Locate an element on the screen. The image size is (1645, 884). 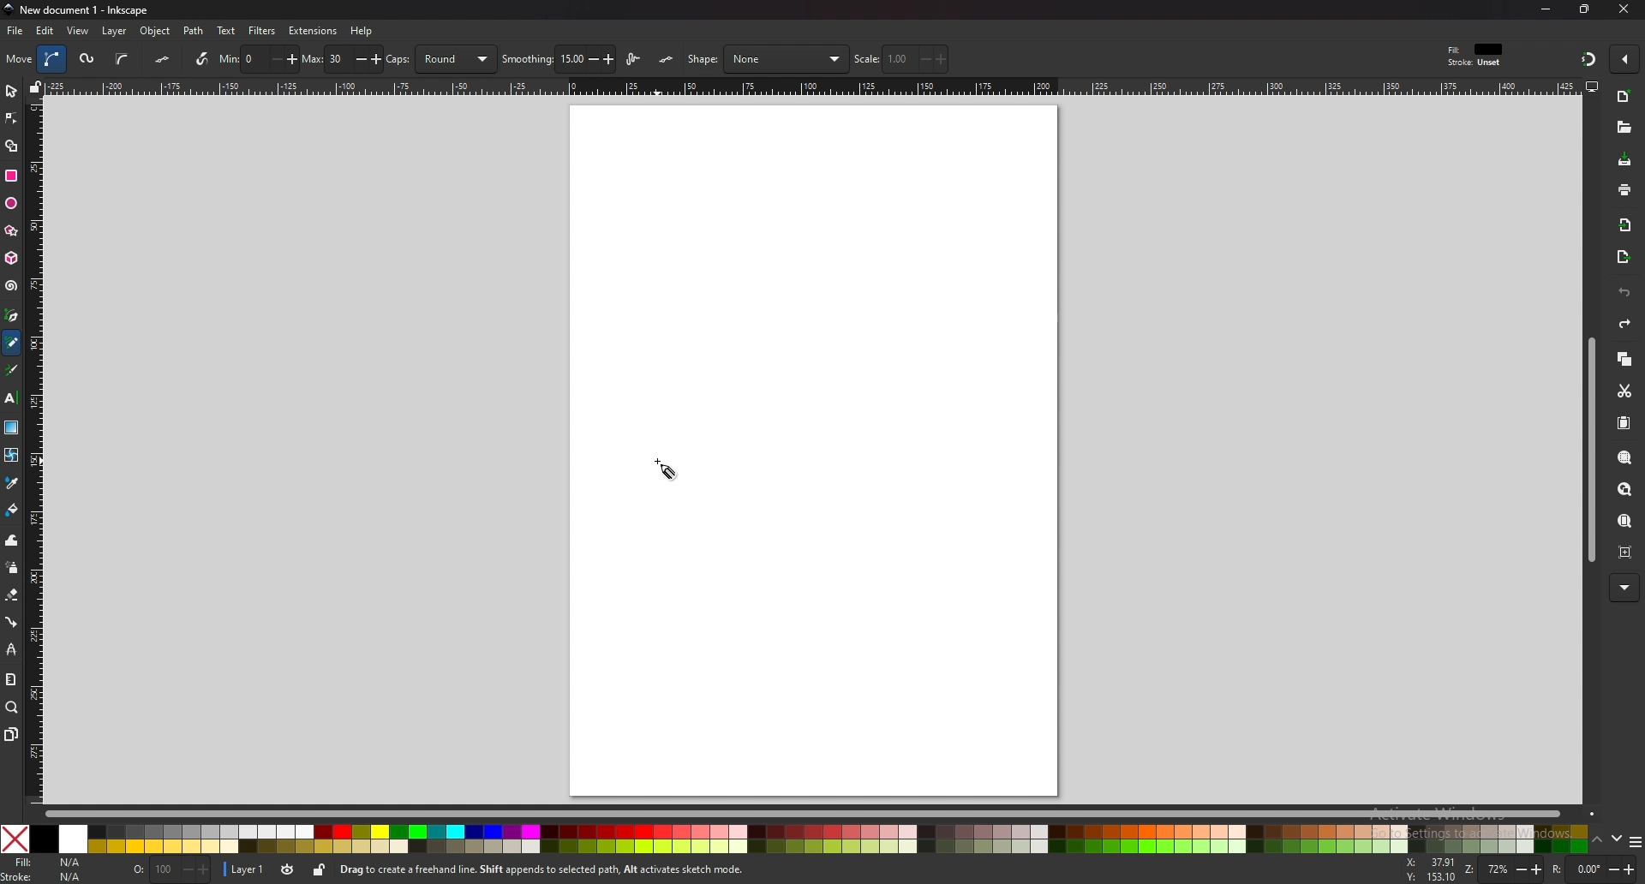
flatten spiro is located at coordinates (164, 58).